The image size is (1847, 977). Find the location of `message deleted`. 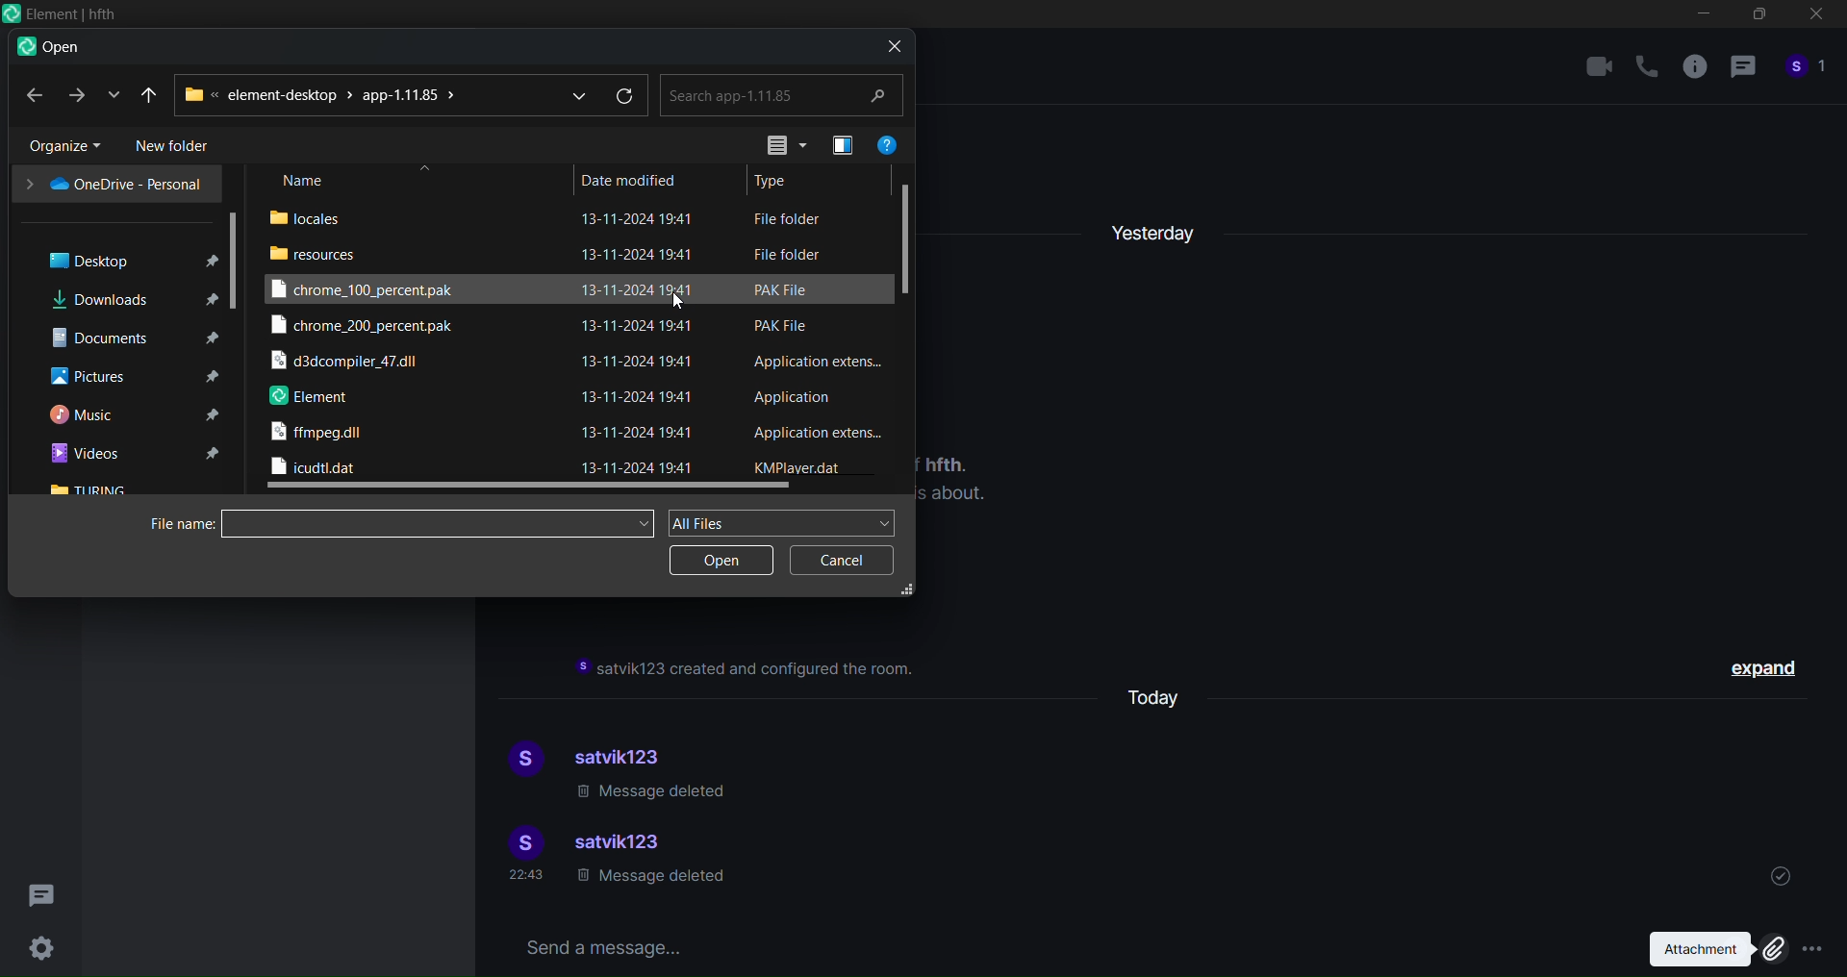

message deleted is located at coordinates (649, 881).